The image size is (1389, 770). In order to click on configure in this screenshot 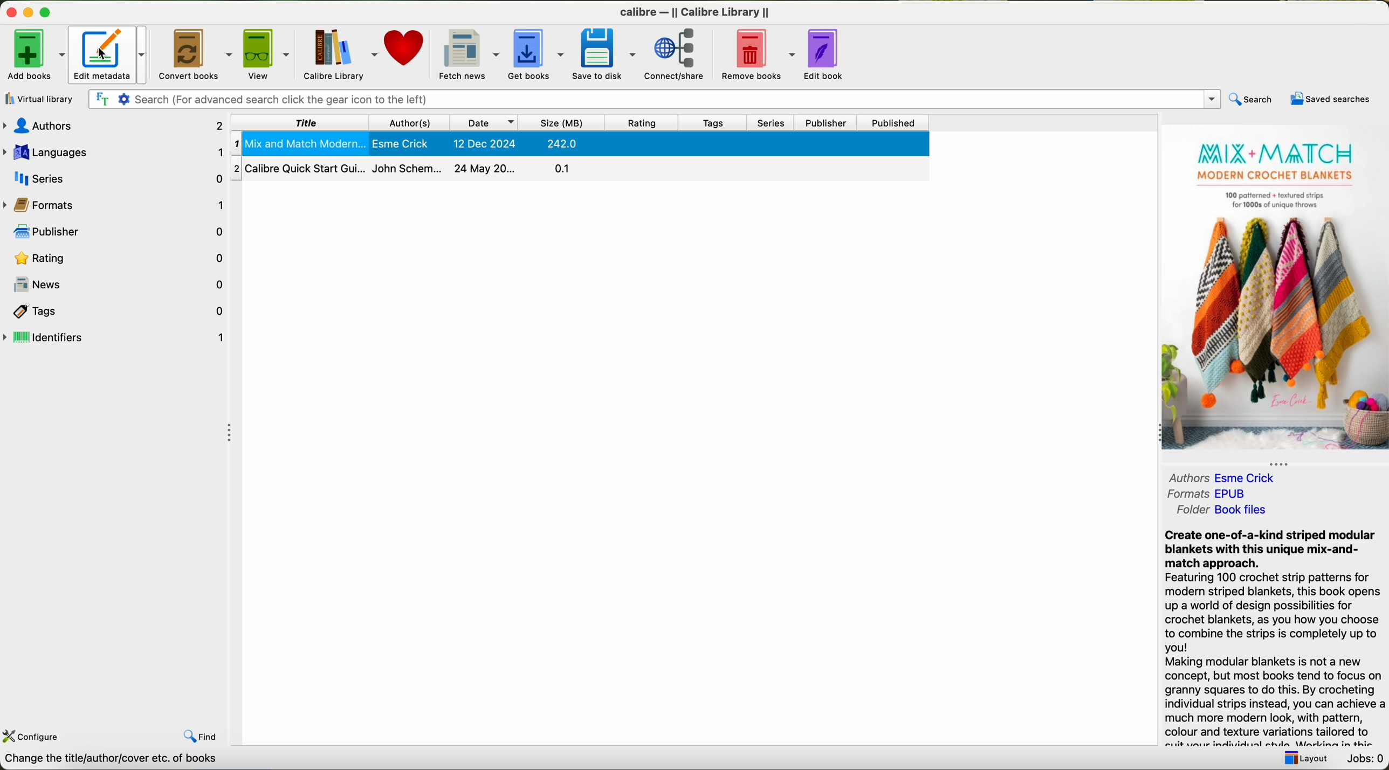, I will do `click(31, 737)`.